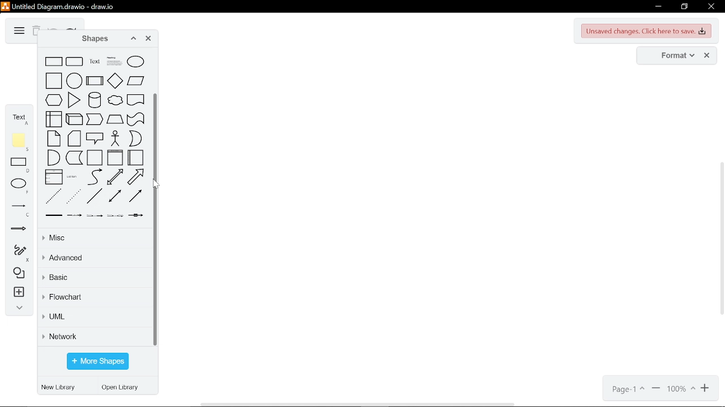 The height and width of the screenshot is (407, 725). What do you see at coordinates (71, 28) in the screenshot?
I see `redo` at bounding box center [71, 28].